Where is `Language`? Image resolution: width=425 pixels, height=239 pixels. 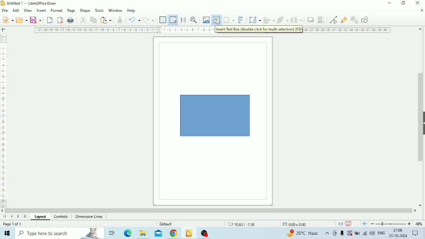
Language is located at coordinates (381, 232).